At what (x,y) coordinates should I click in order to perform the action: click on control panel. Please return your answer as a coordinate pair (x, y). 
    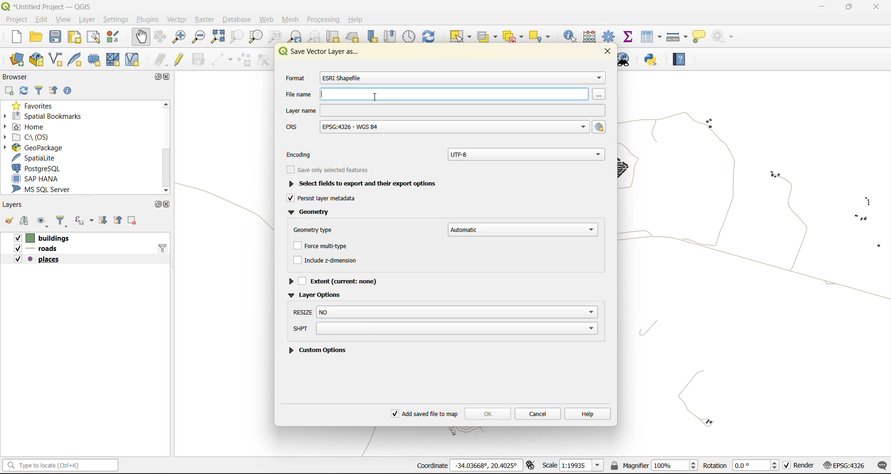
    Looking at the image, I should click on (410, 36).